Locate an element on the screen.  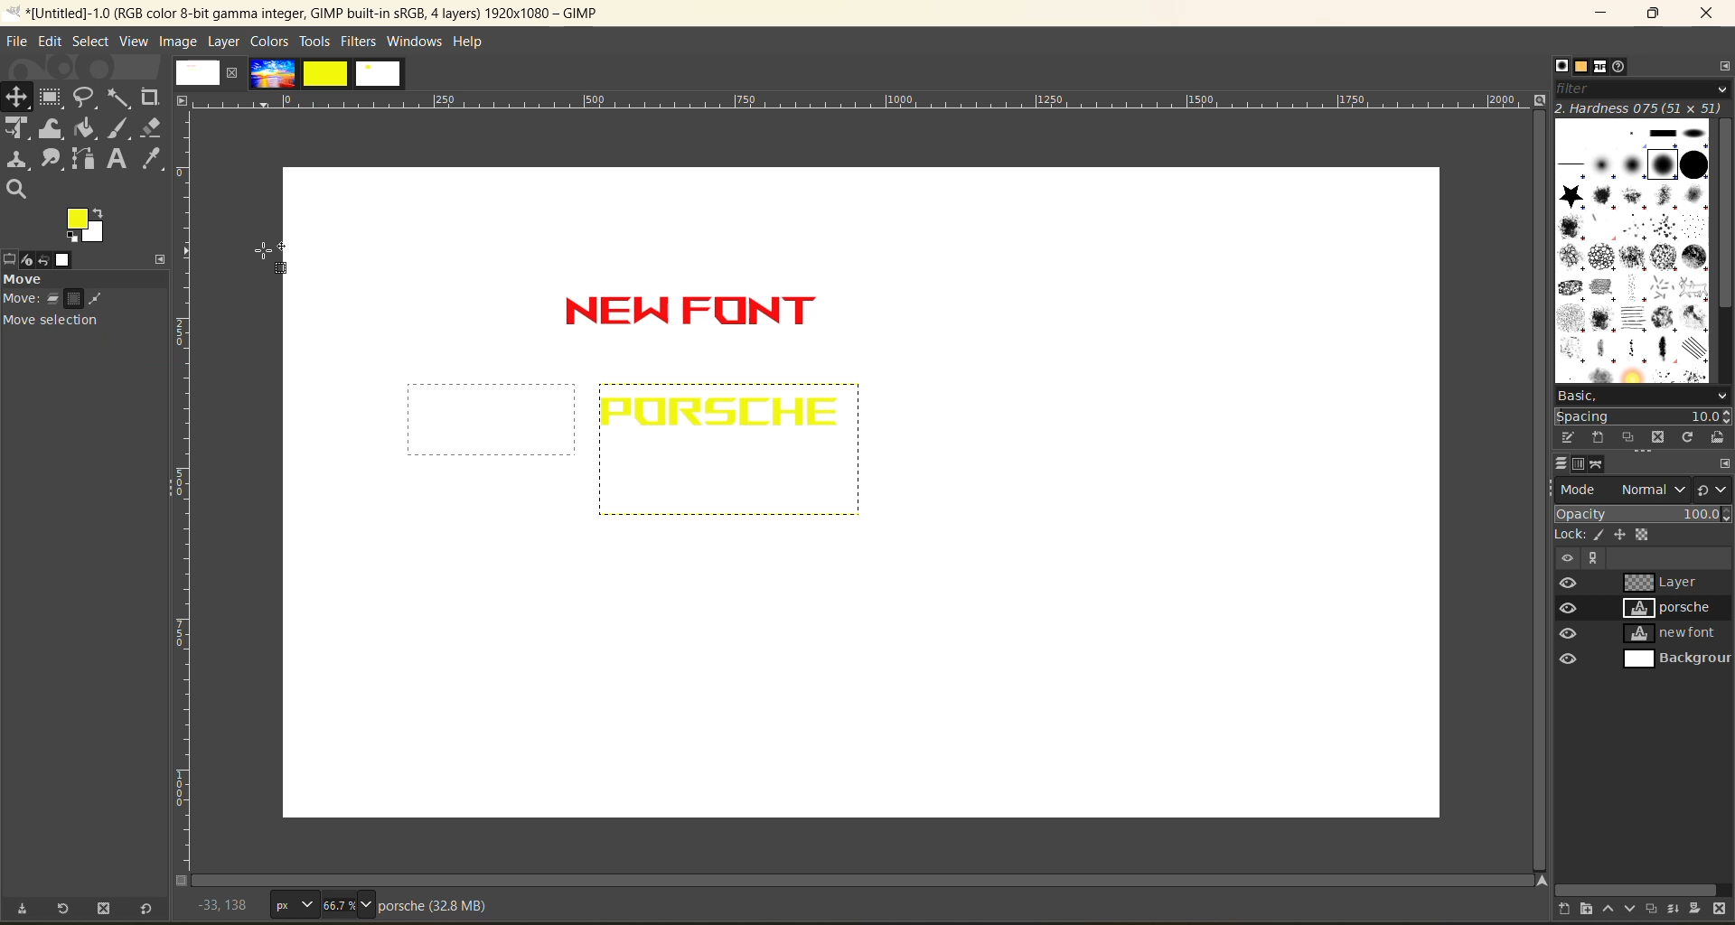
refresh brushes is located at coordinates (1683, 437).